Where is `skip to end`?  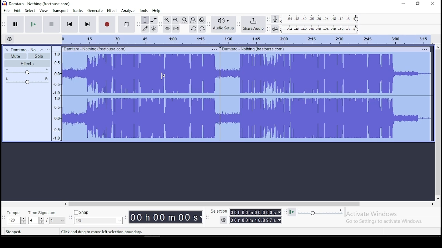
skip to end is located at coordinates (87, 24).